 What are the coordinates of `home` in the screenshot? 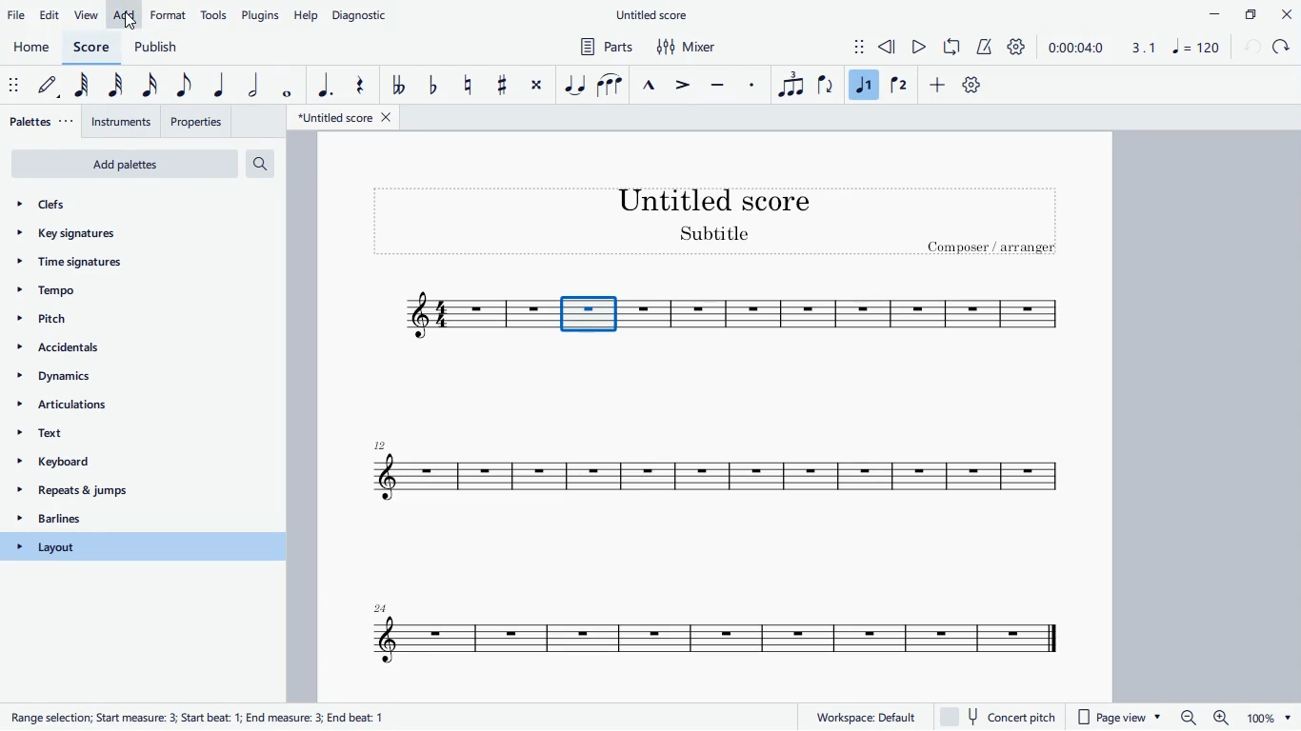 It's located at (32, 49).